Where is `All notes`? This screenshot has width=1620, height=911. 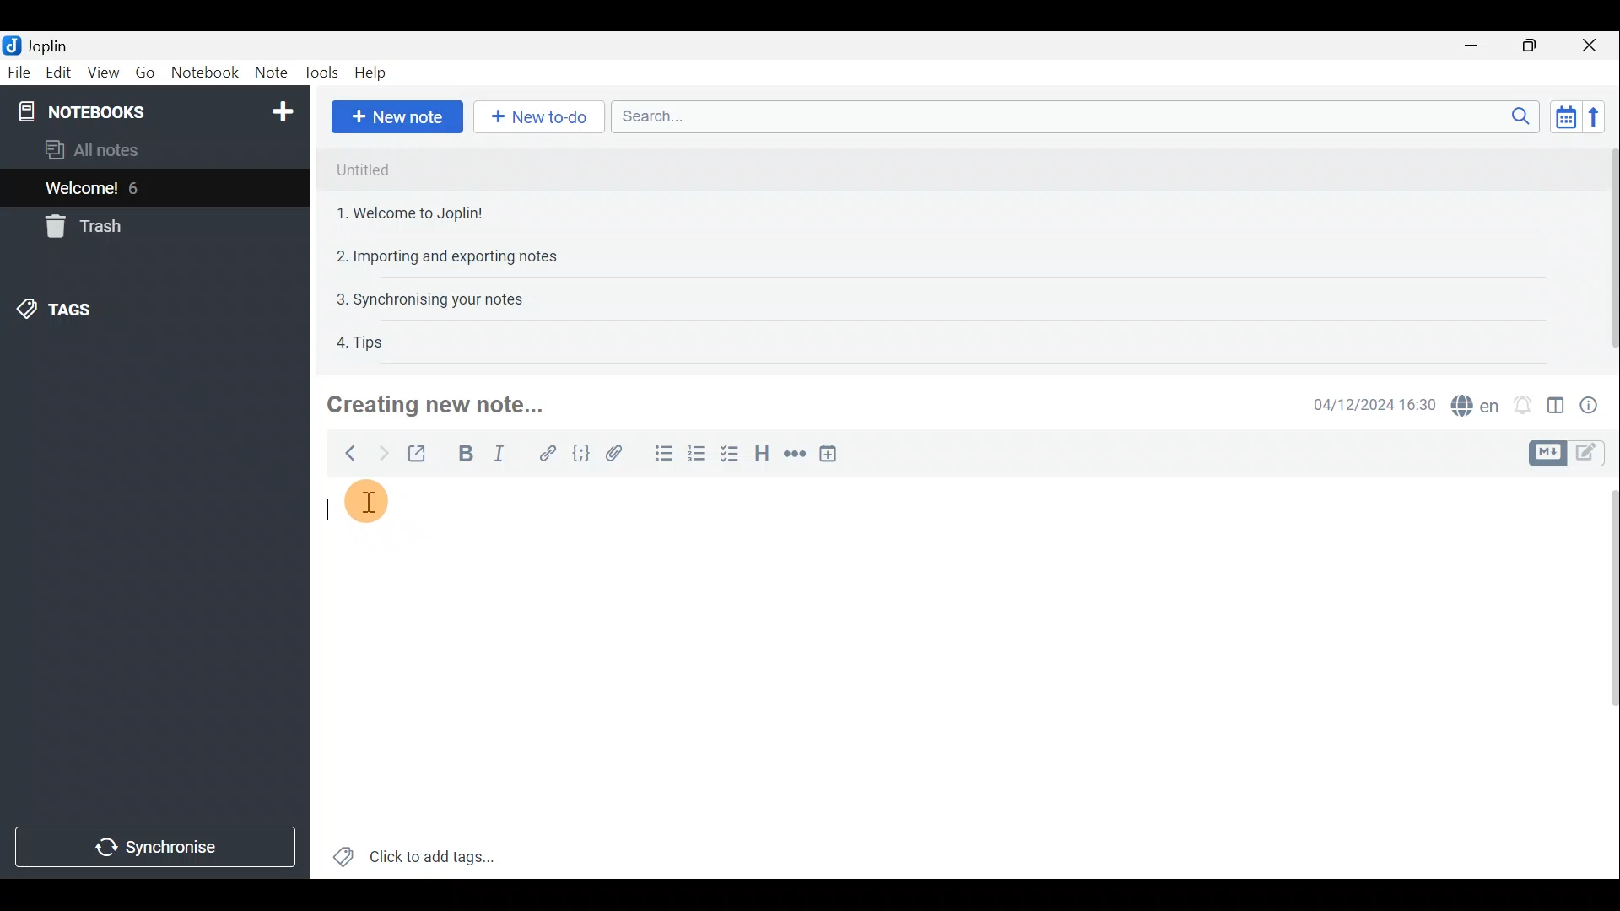
All notes is located at coordinates (120, 149).